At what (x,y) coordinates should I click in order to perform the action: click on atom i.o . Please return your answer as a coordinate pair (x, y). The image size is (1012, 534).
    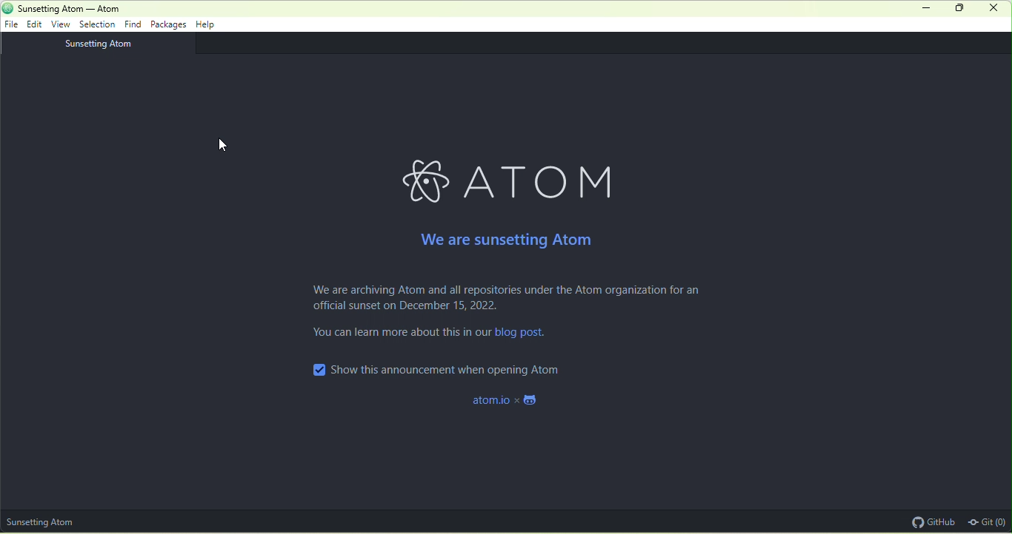
    Looking at the image, I should click on (515, 403).